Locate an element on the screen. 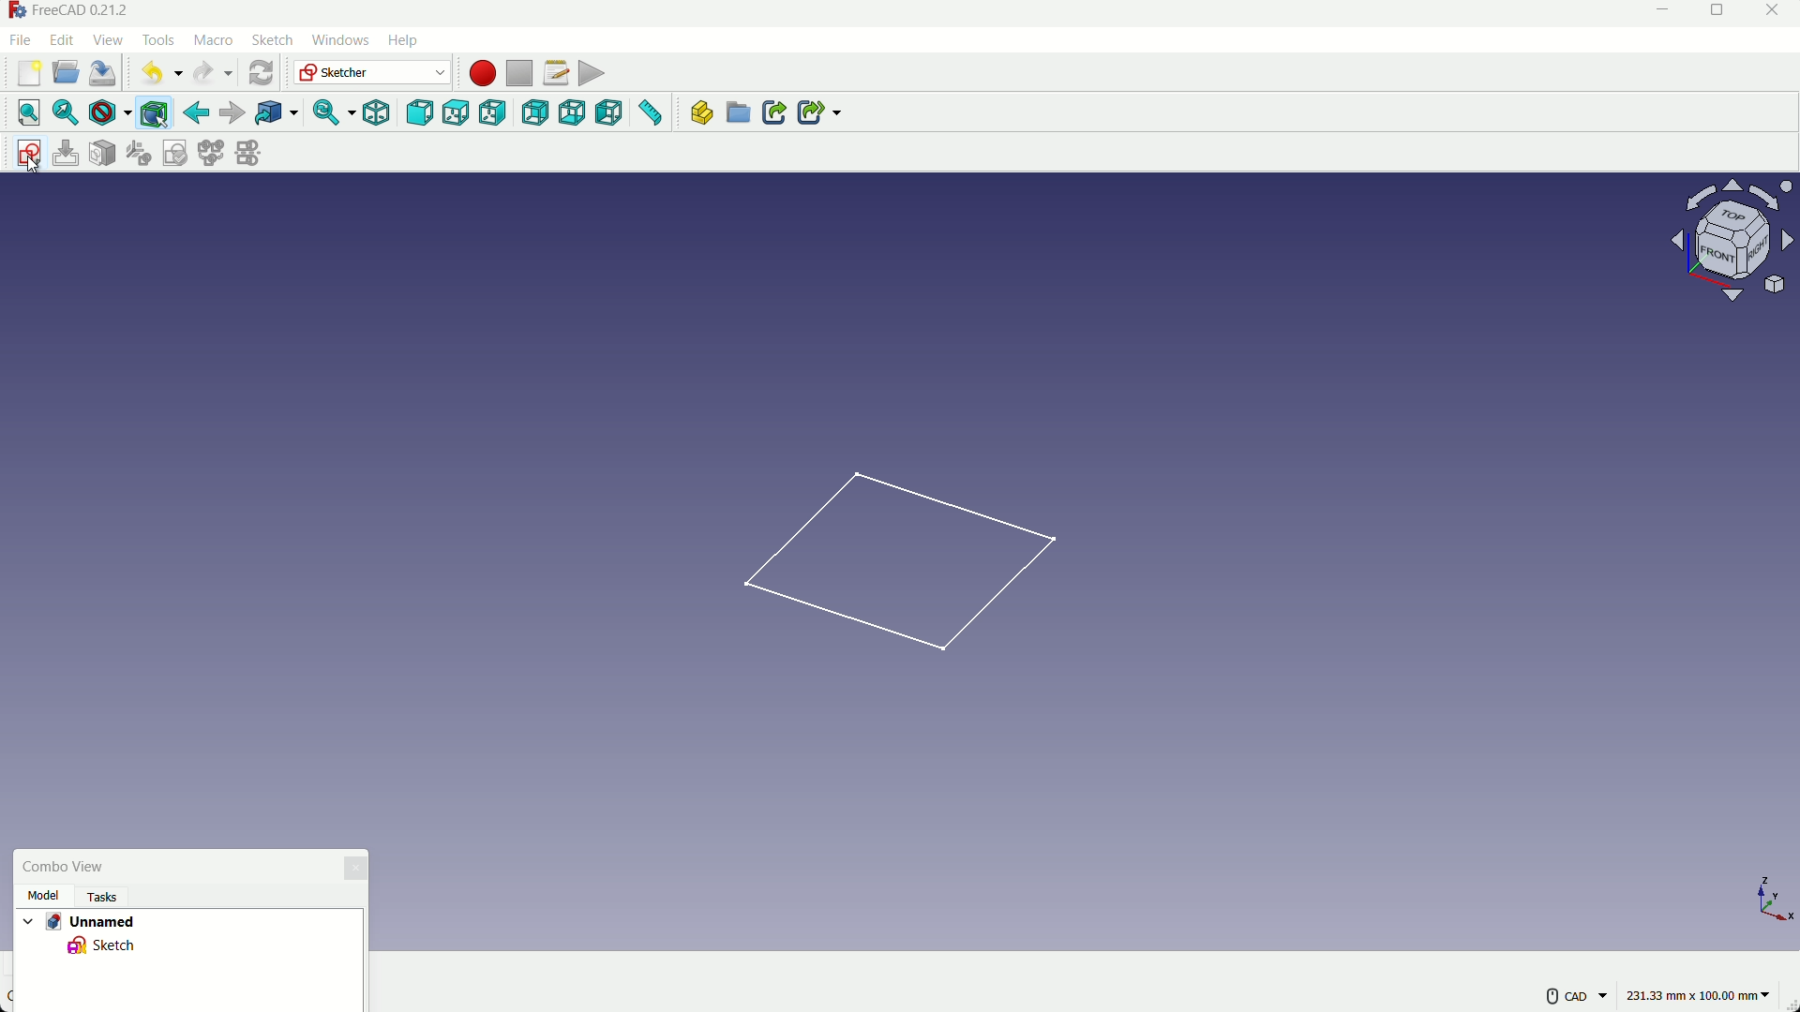 The image size is (1800, 1012). view menu is located at coordinates (111, 40).